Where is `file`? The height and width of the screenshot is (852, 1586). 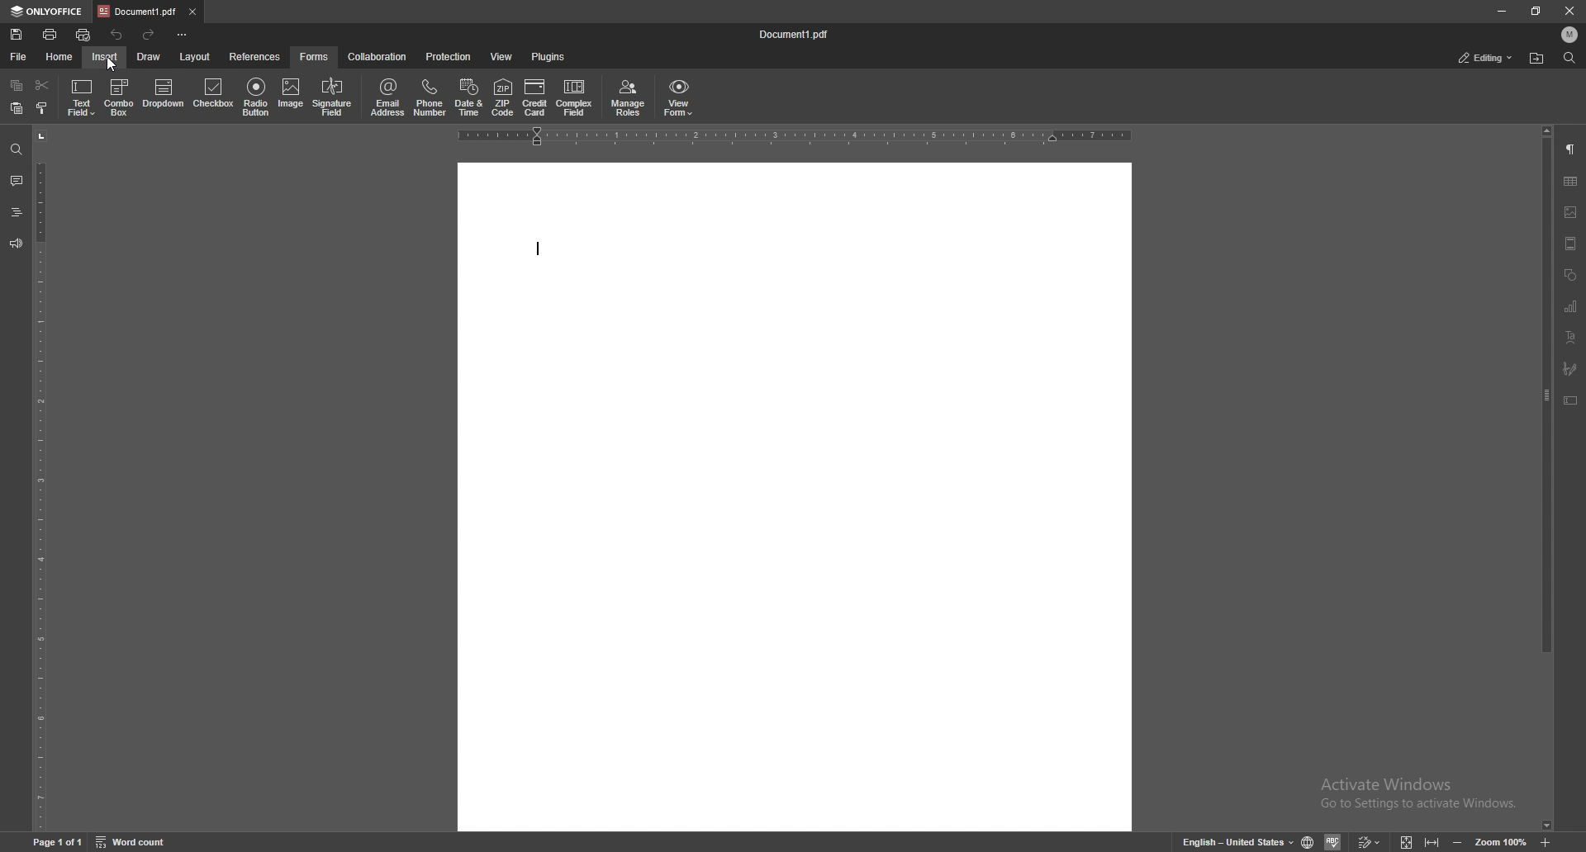
file is located at coordinates (18, 57).